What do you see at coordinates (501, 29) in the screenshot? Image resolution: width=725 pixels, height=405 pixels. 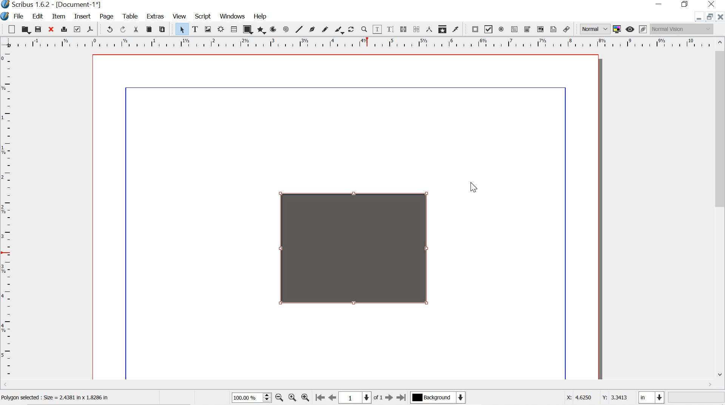 I see `pdf radio button` at bounding box center [501, 29].